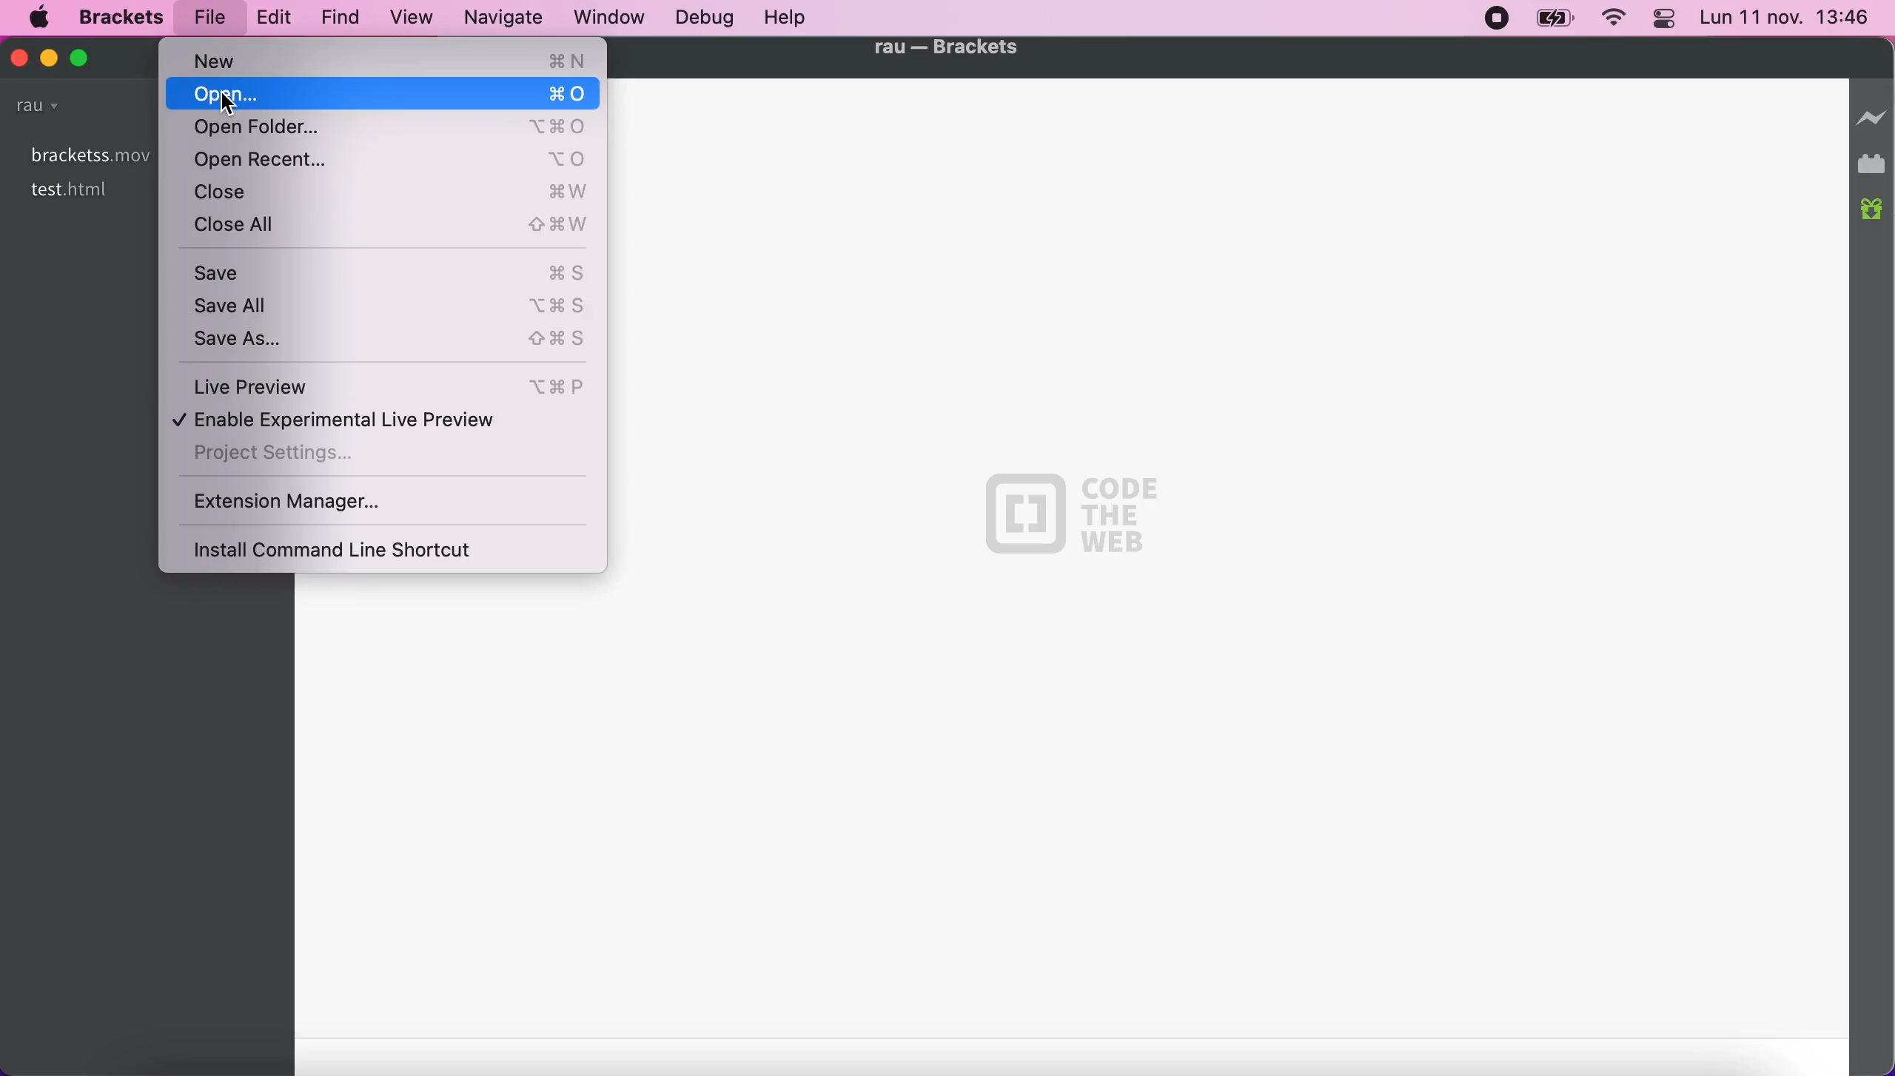 Image resolution: width=1895 pixels, height=1076 pixels. I want to click on battery, so click(1555, 21).